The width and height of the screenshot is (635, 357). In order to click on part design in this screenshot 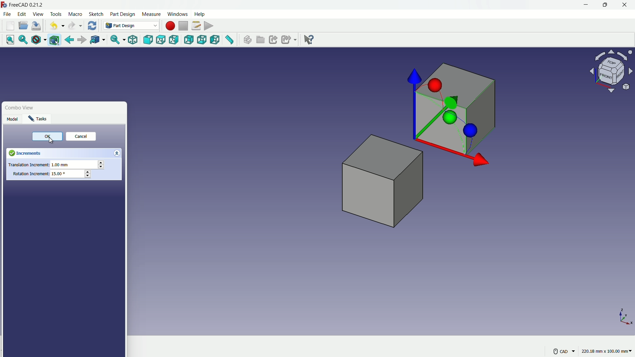, I will do `click(123, 14)`.